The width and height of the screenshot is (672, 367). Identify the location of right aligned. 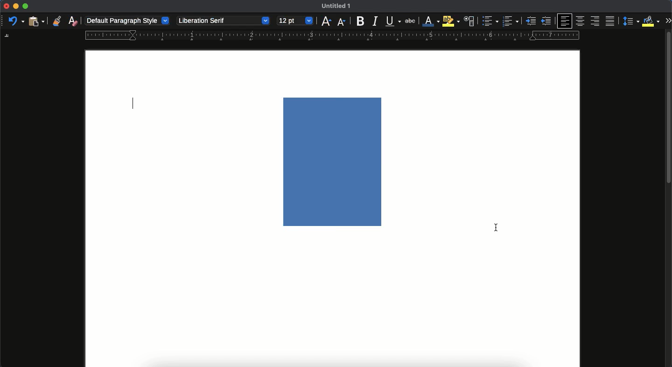
(595, 21).